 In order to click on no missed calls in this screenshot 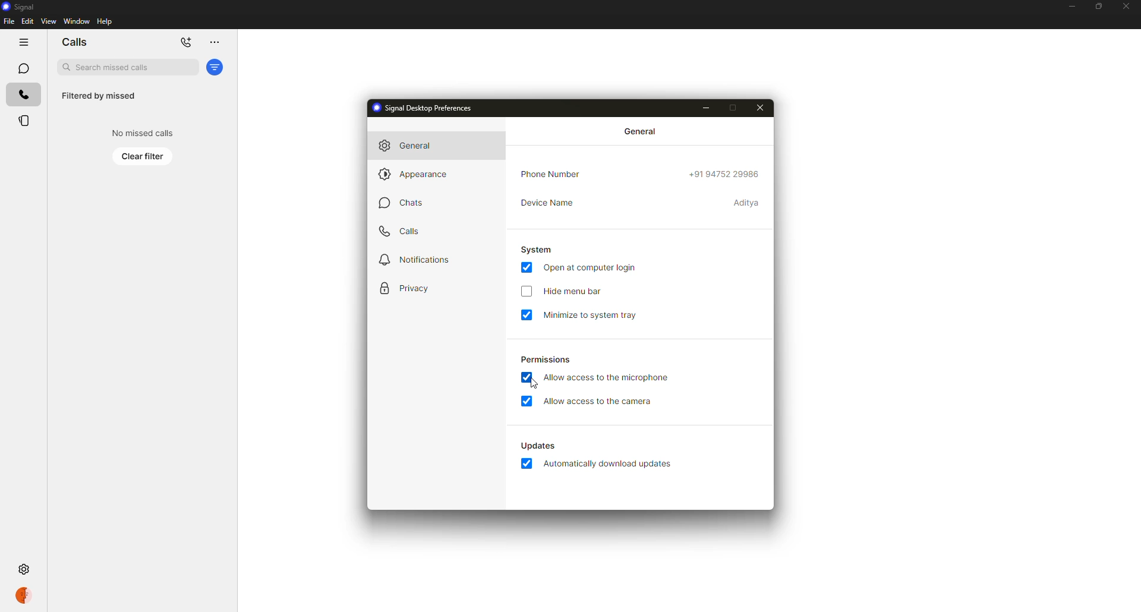, I will do `click(144, 133)`.